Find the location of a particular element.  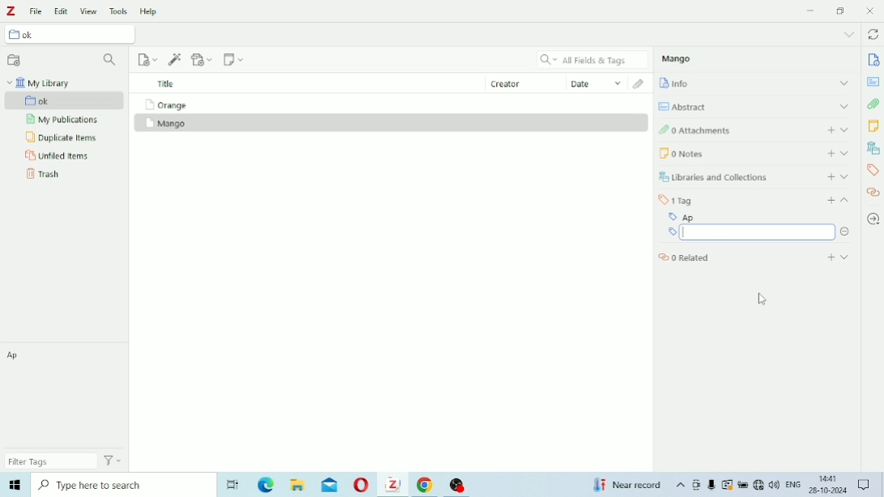

ENG is located at coordinates (796, 483).